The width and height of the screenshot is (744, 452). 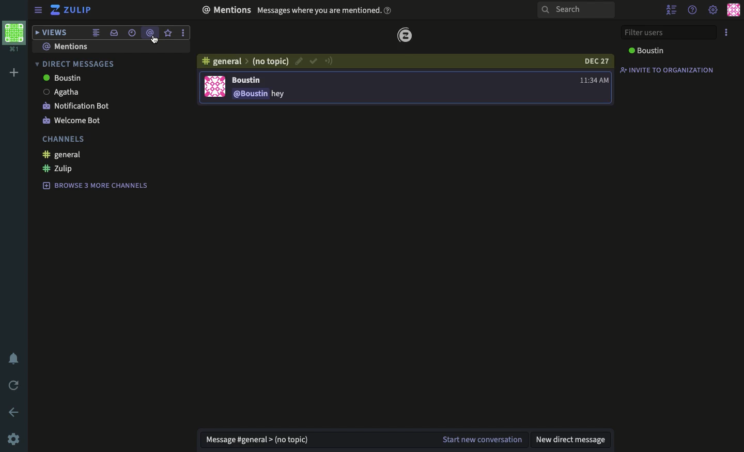 What do you see at coordinates (726, 33) in the screenshot?
I see `options` at bounding box center [726, 33].